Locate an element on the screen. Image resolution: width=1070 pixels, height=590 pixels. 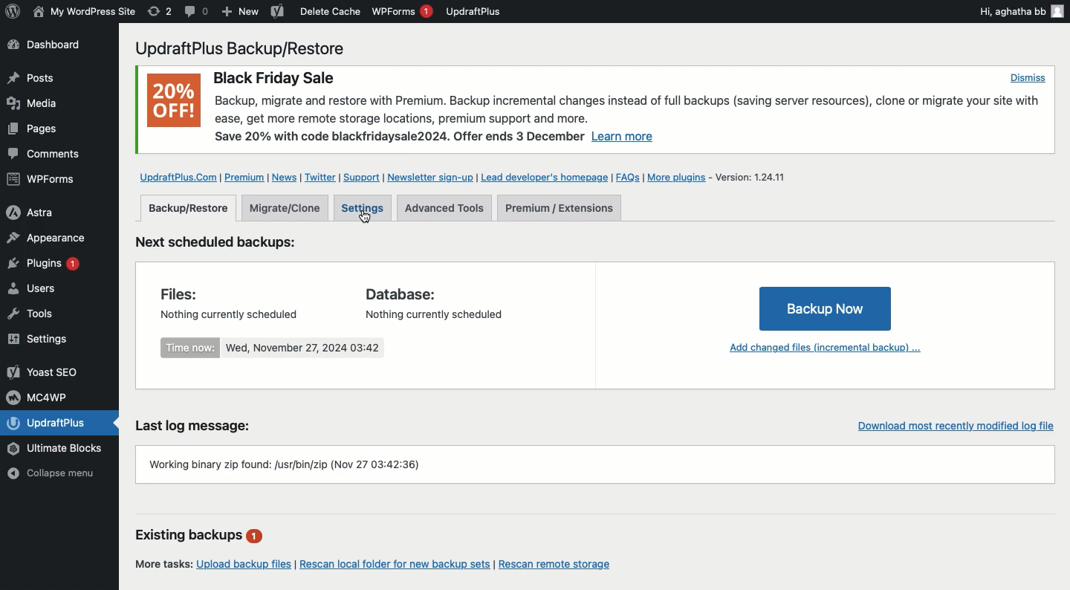
Rescan remote storage is located at coordinates (554, 565).